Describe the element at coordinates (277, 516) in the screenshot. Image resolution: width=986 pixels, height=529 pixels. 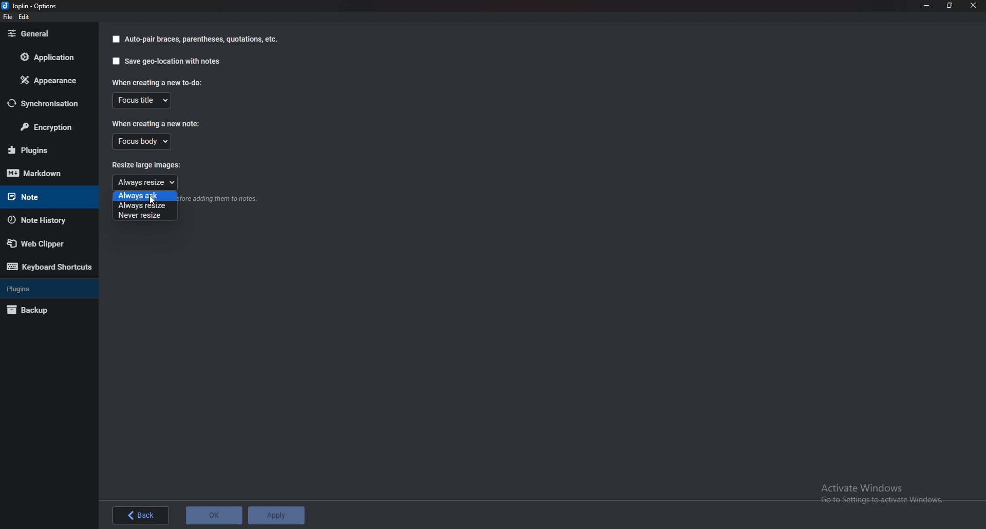
I see `Apply` at that location.